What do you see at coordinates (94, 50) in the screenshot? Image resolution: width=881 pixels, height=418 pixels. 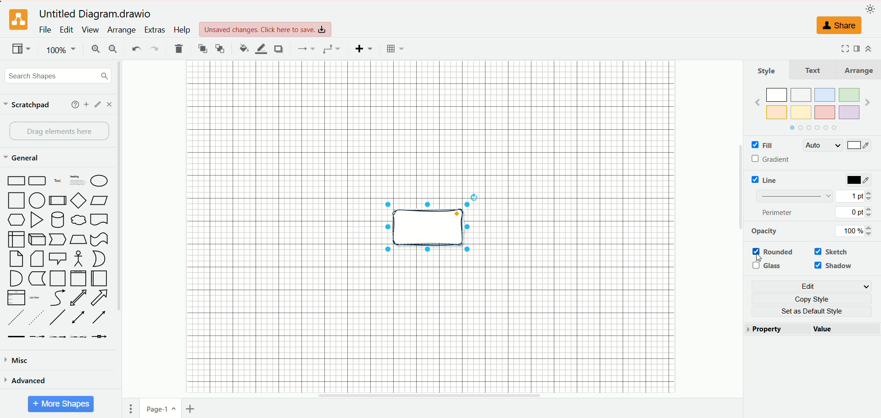 I see `zoom in` at bounding box center [94, 50].